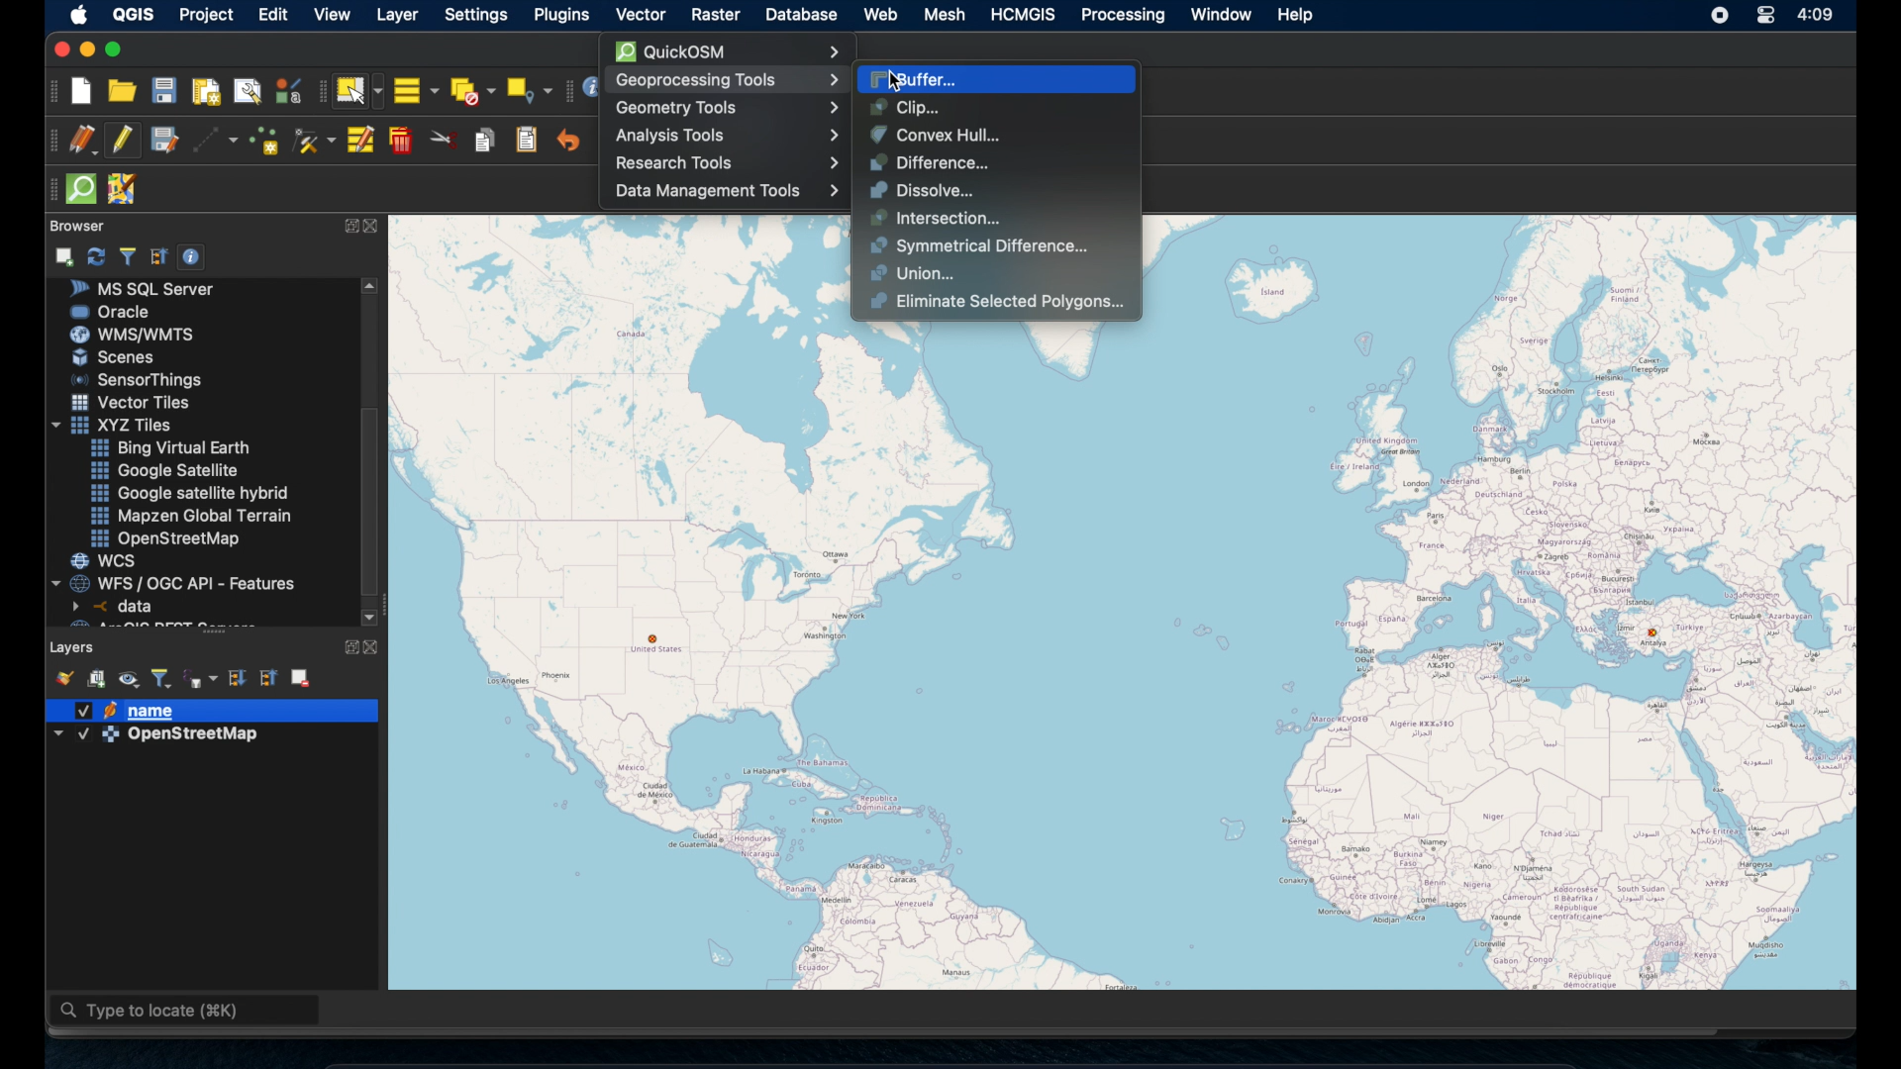 Image resolution: width=1901 pixels, height=1069 pixels. Describe the element at coordinates (130, 680) in the screenshot. I see `manage map. themes` at that location.